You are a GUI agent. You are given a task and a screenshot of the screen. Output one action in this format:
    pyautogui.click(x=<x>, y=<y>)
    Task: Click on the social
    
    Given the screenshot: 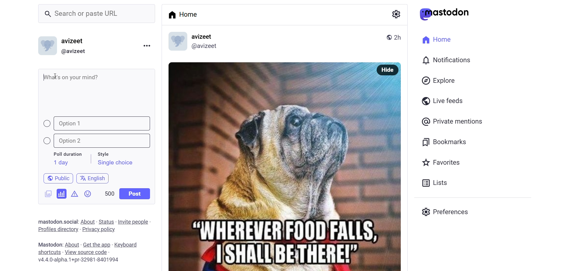 What is the action you would take?
    pyautogui.click(x=70, y=222)
    